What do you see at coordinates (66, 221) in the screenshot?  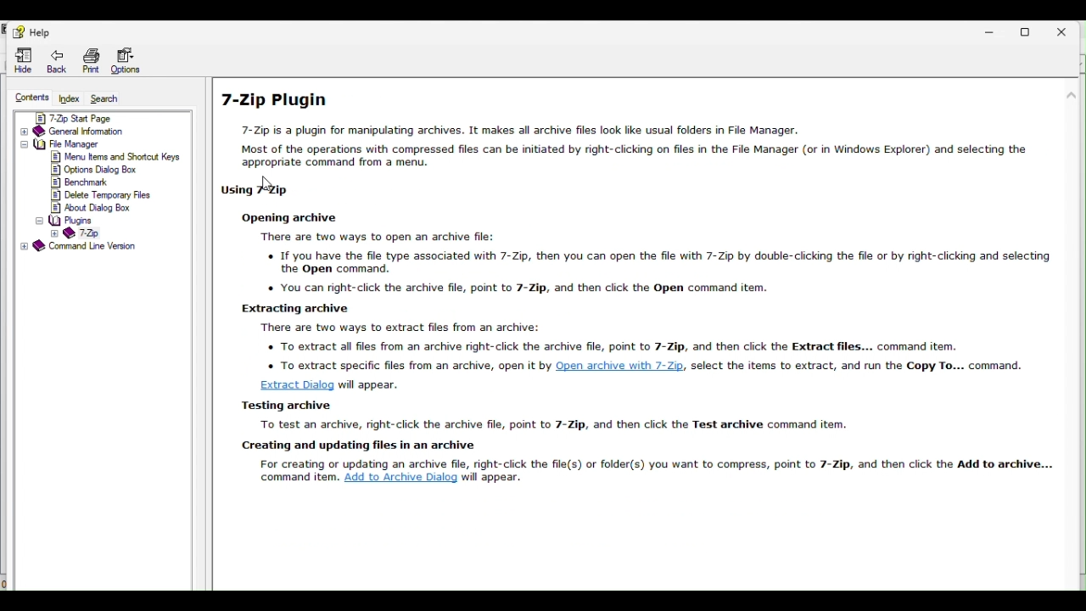 I see `plugins` at bounding box center [66, 221].